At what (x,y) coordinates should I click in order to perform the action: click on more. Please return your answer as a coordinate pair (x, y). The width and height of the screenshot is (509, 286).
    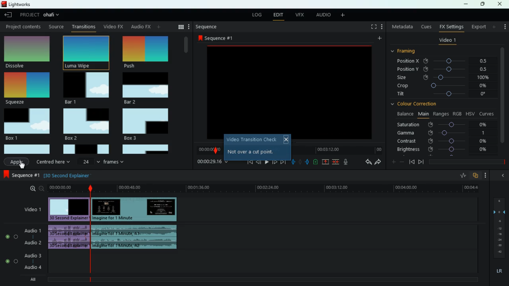
    Looking at the image, I should click on (488, 175).